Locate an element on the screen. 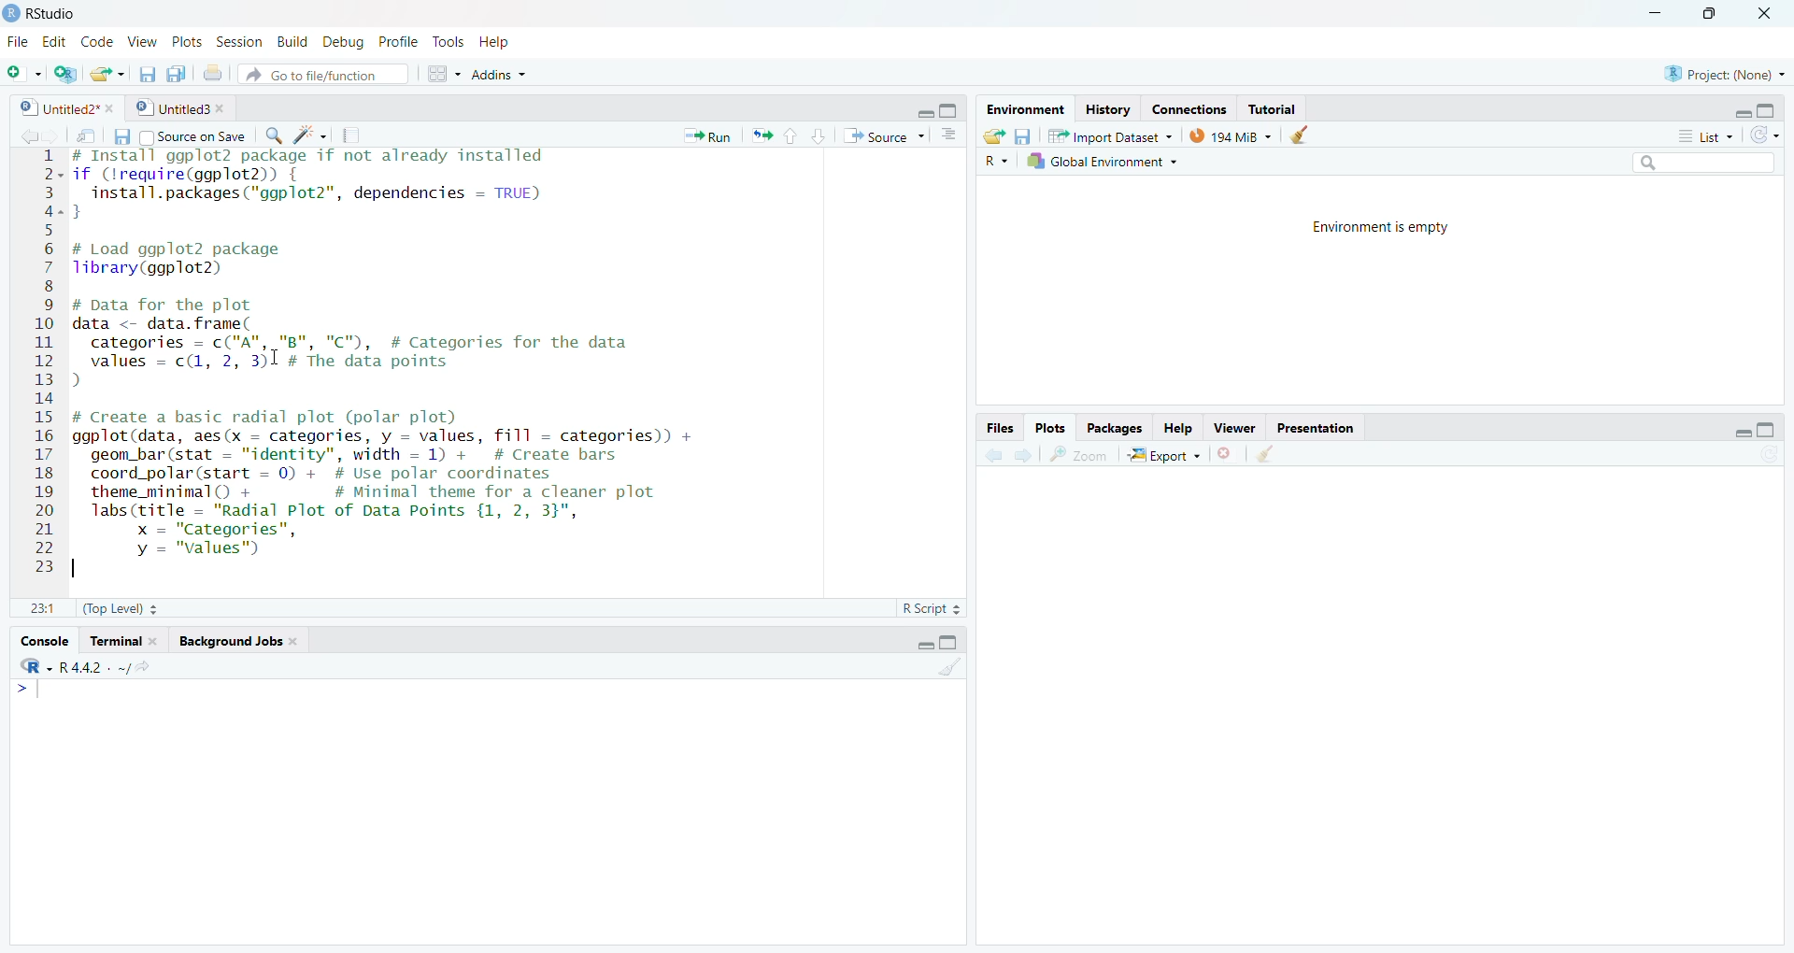 Image resolution: width=1794 pixels, height=953 pixels. Plots is located at coordinates (1054, 429).